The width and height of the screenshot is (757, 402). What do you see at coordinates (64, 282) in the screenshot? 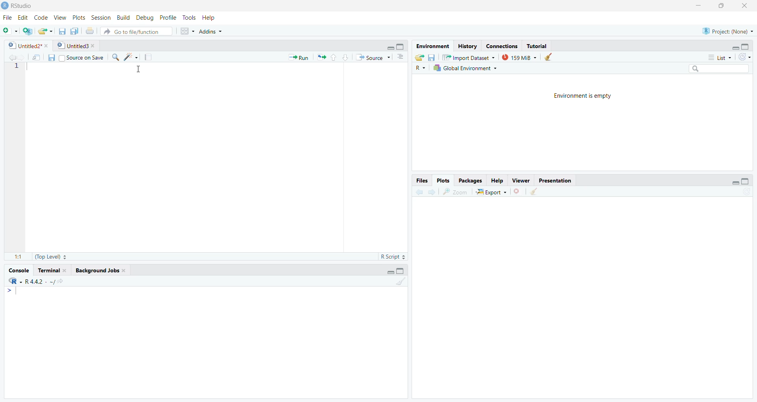
I see `Go` at bounding box center [64, 282].